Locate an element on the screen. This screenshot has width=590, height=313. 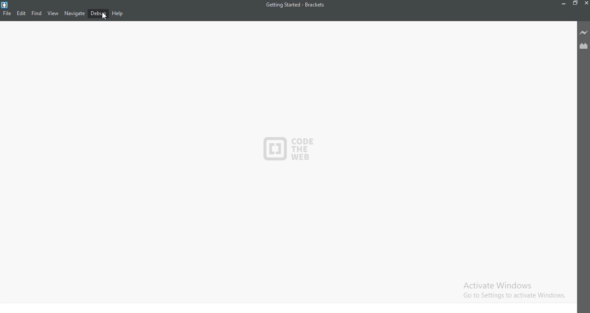
code the web is located at coordinates (291, 152).